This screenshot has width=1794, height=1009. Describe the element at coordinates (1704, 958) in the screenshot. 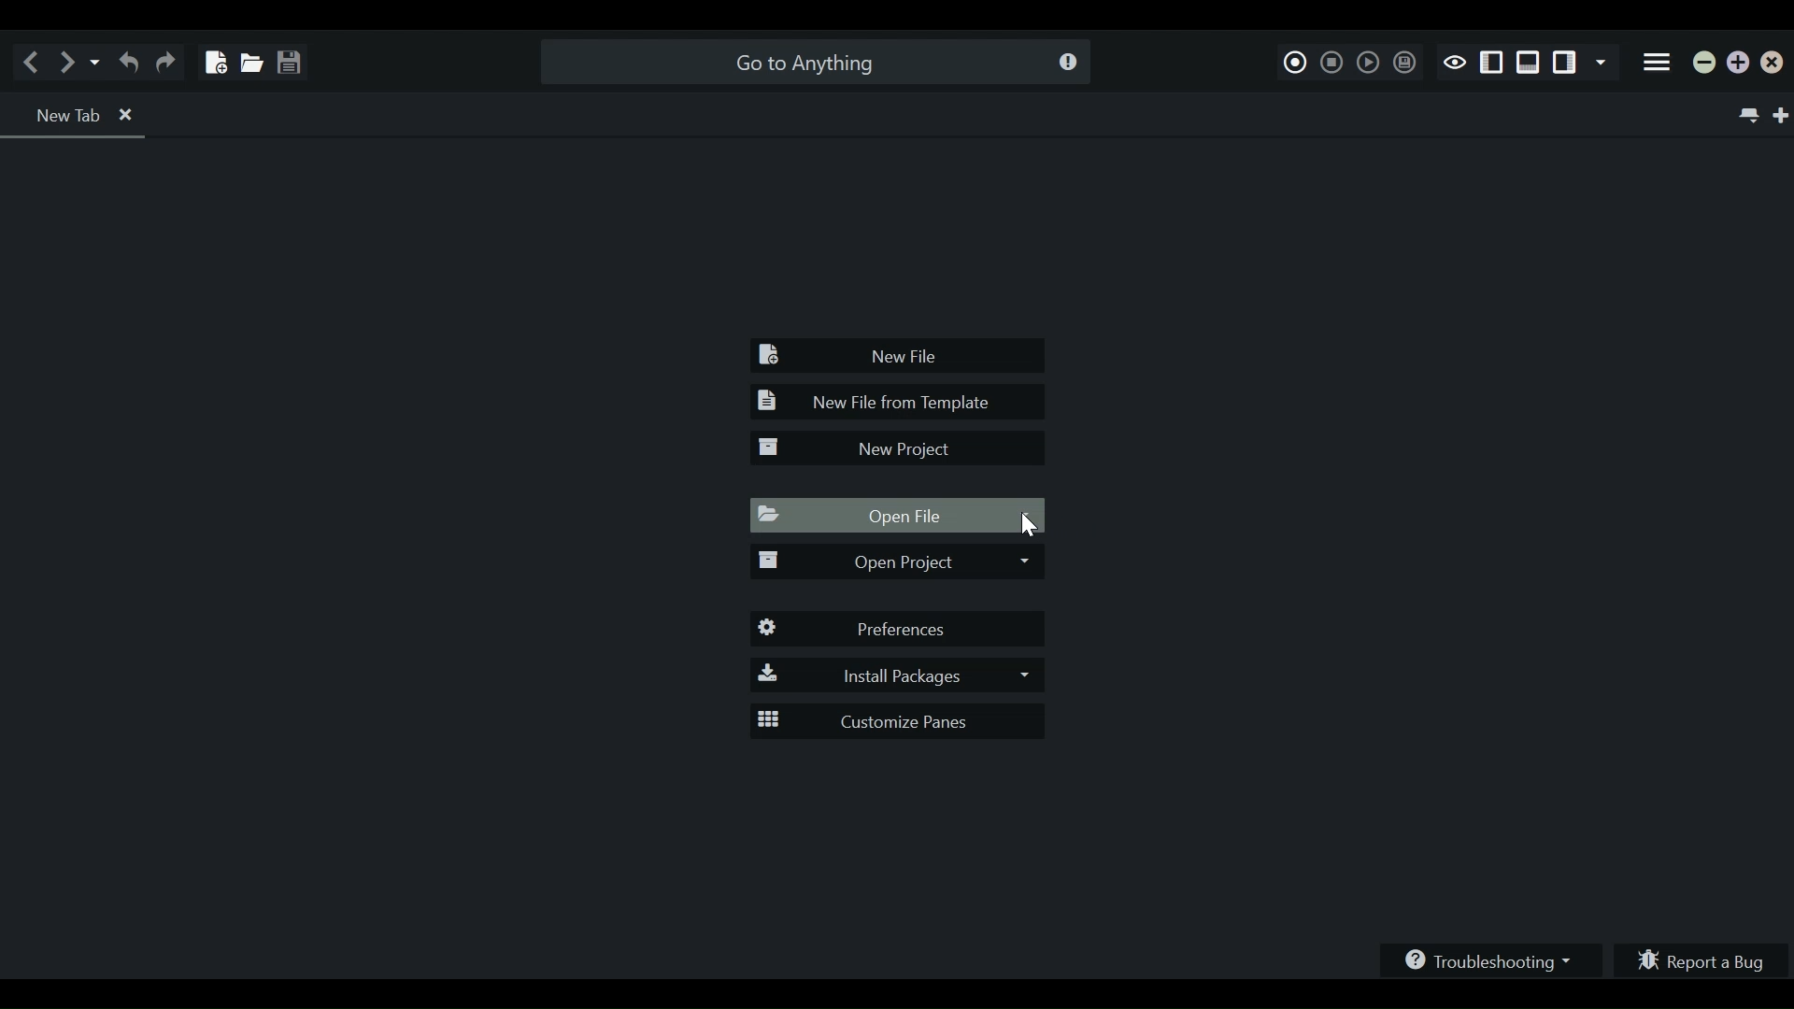

I see `Report a bug` at that location.